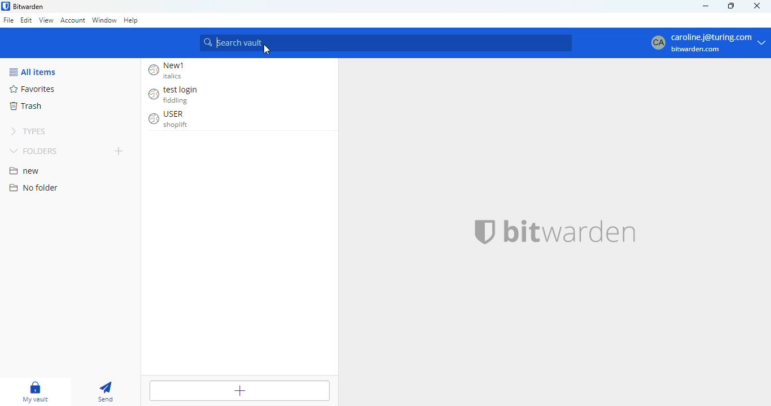 Image resolution: width=771 pixels, height=406 pixels. I want to click on test login   fiddling, so click(177, 95).